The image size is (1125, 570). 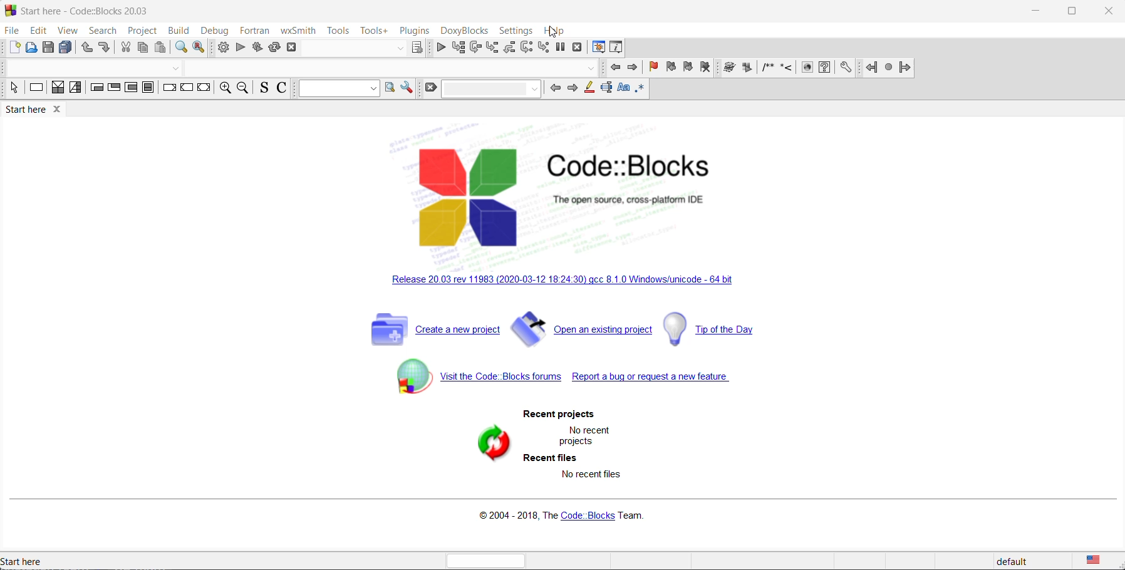 What do you see at coordinates (556, 415) in the screenshot?
I see `recent projects` at bounding box center [556, 415].